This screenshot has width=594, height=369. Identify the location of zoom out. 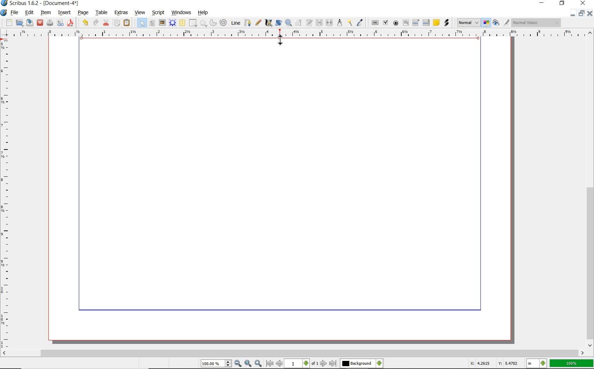
(238, 364).